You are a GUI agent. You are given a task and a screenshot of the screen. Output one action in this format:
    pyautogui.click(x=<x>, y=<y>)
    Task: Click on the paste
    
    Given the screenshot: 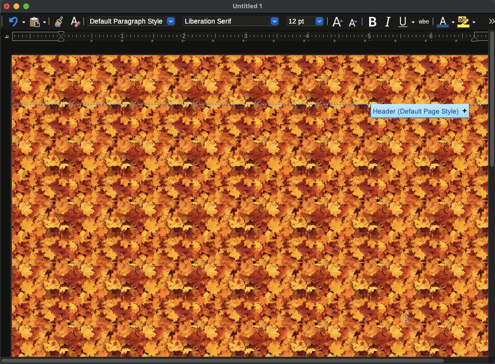 What is the action you would take?
    pyautogui.click(x=38, y=21)
    